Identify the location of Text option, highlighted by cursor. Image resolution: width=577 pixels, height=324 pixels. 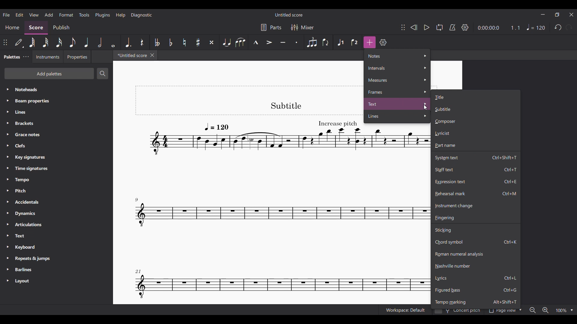
(397, 104).